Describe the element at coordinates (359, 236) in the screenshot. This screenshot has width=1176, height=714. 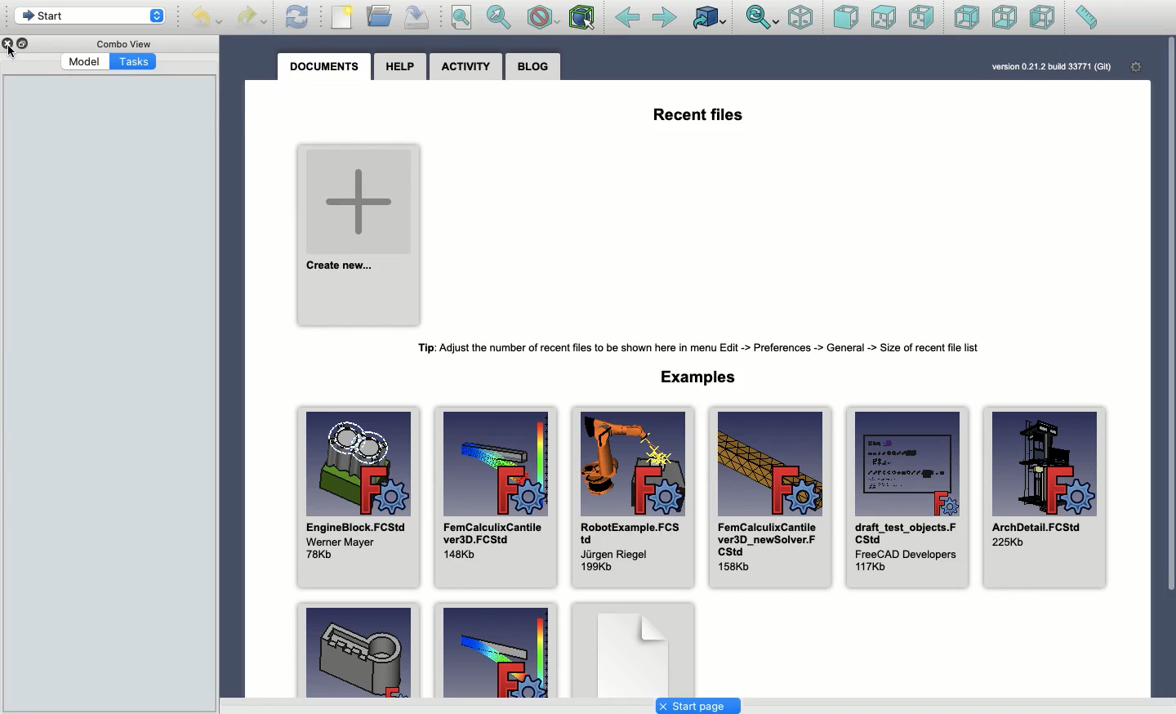
I see `Create new` at that location.